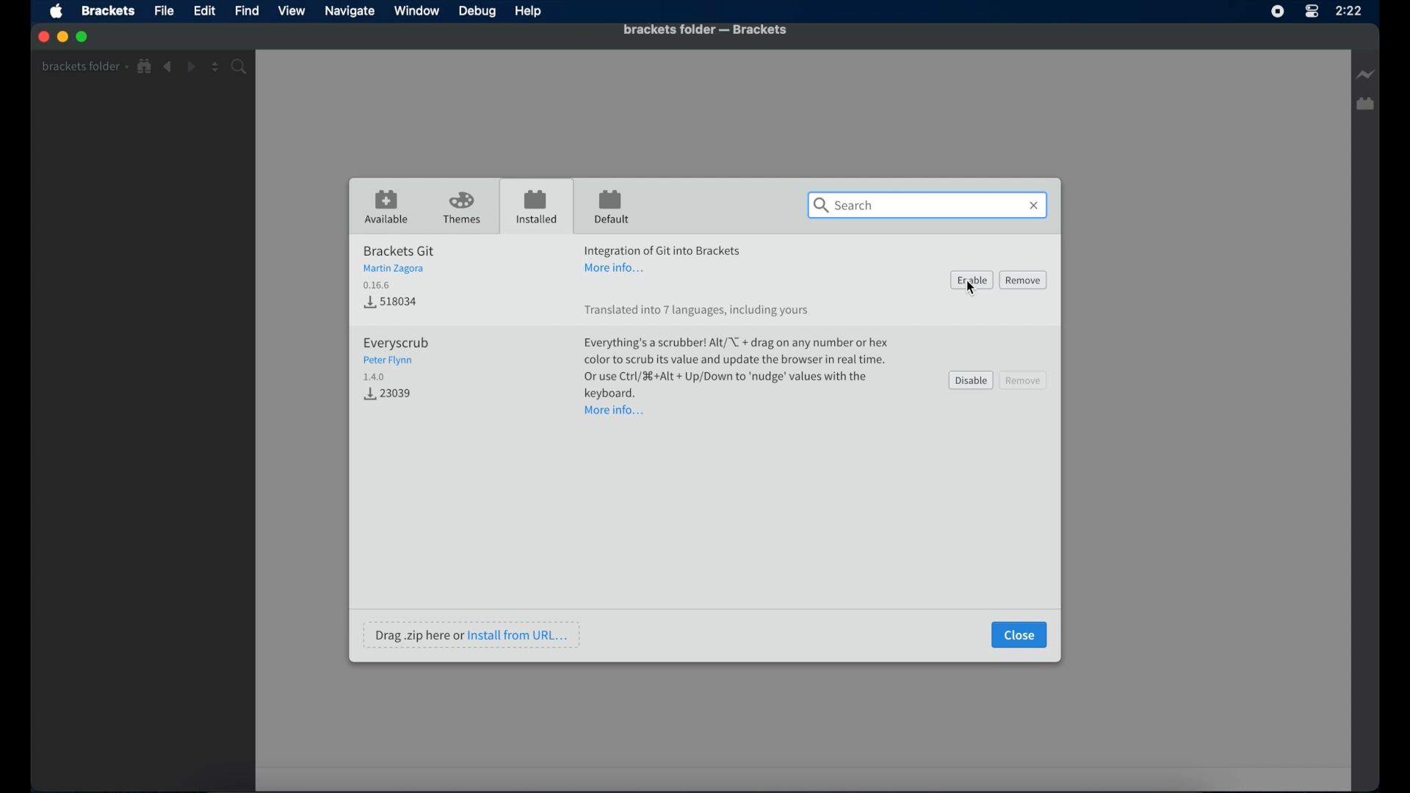  What do you see at coordinates (705, 29) in the screenshot?
I see `brackets folder - brackets` at bounding box center [705, 29].